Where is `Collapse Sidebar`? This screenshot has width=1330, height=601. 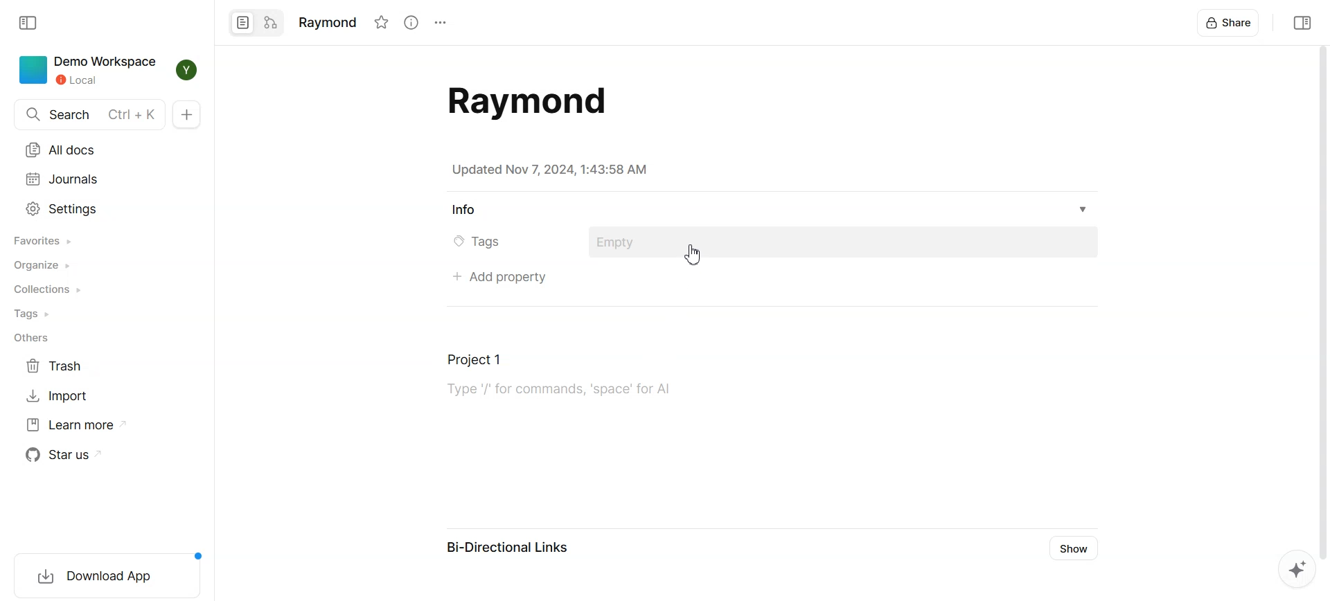 Collapse Sidebar is located at coordinates (30, 23).